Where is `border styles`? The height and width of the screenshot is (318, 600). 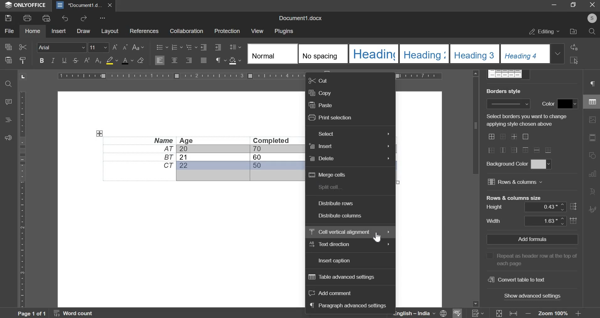 border styles is located at coordinates (521, 145).